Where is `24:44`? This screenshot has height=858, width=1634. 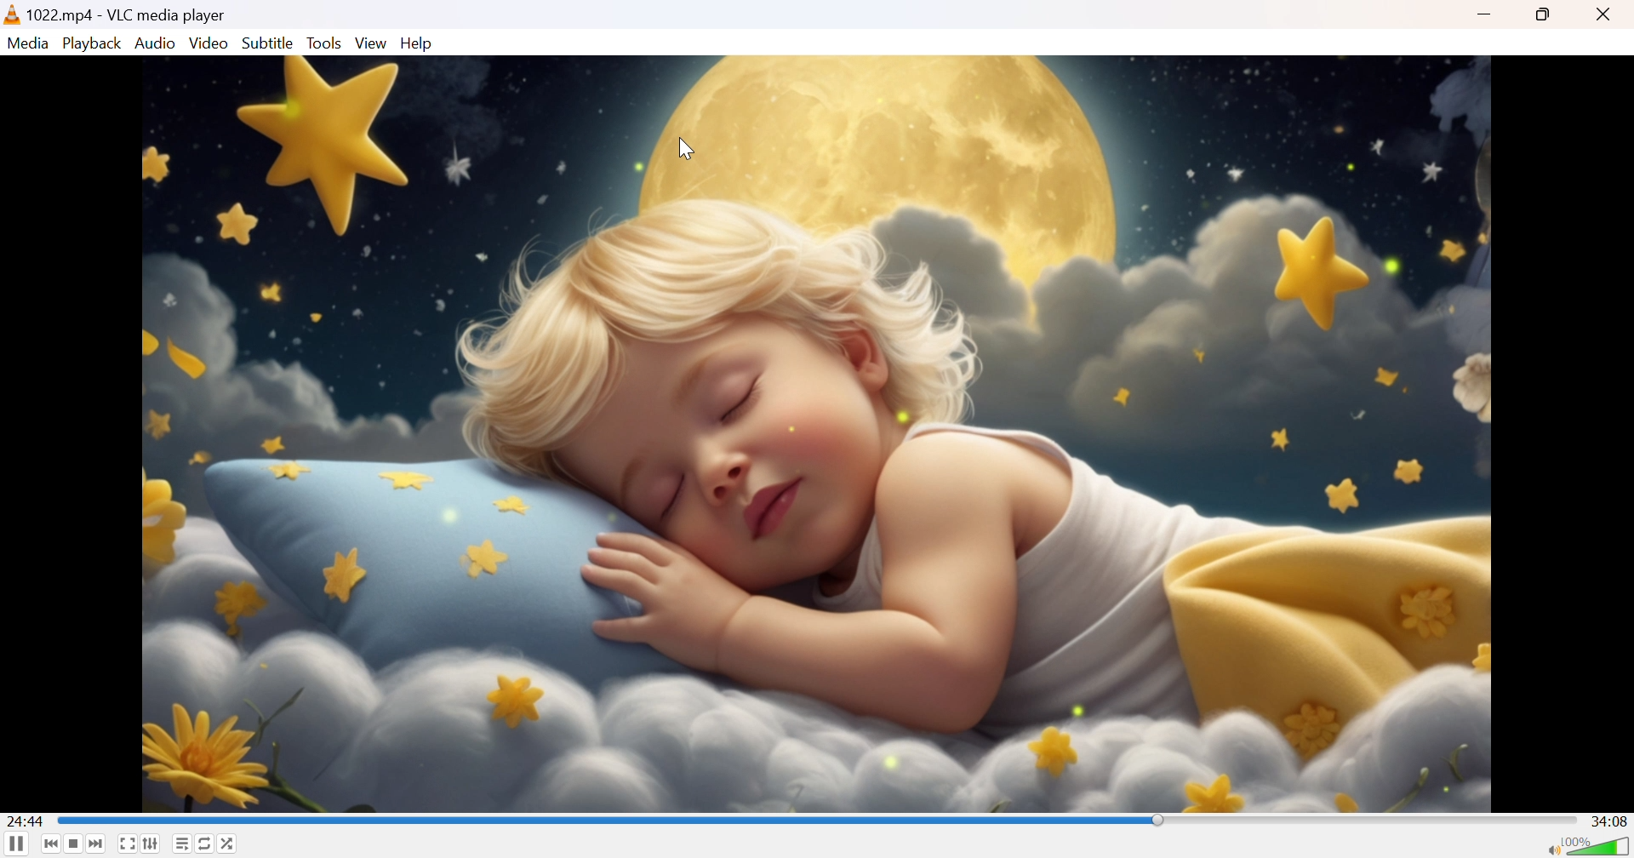
24:44 is located at coordinates (25, 821).